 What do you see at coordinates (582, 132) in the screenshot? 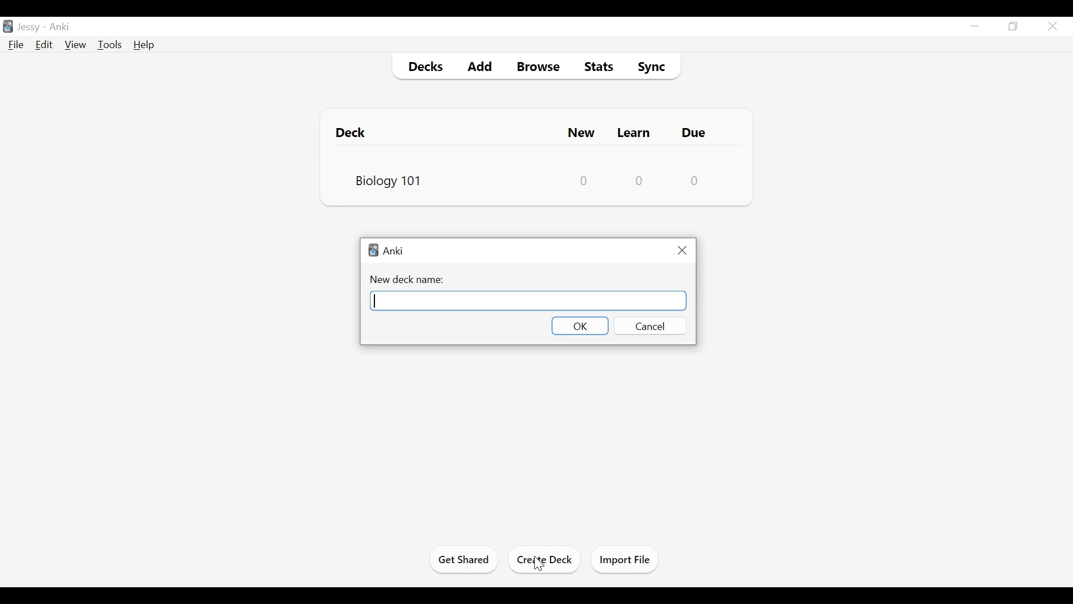
I see `New Cards` at bounding box center [582, 132].